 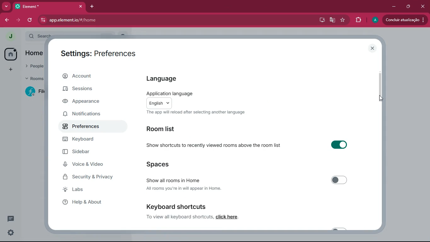 I want to click on appearance, so click(x=88, y=102).